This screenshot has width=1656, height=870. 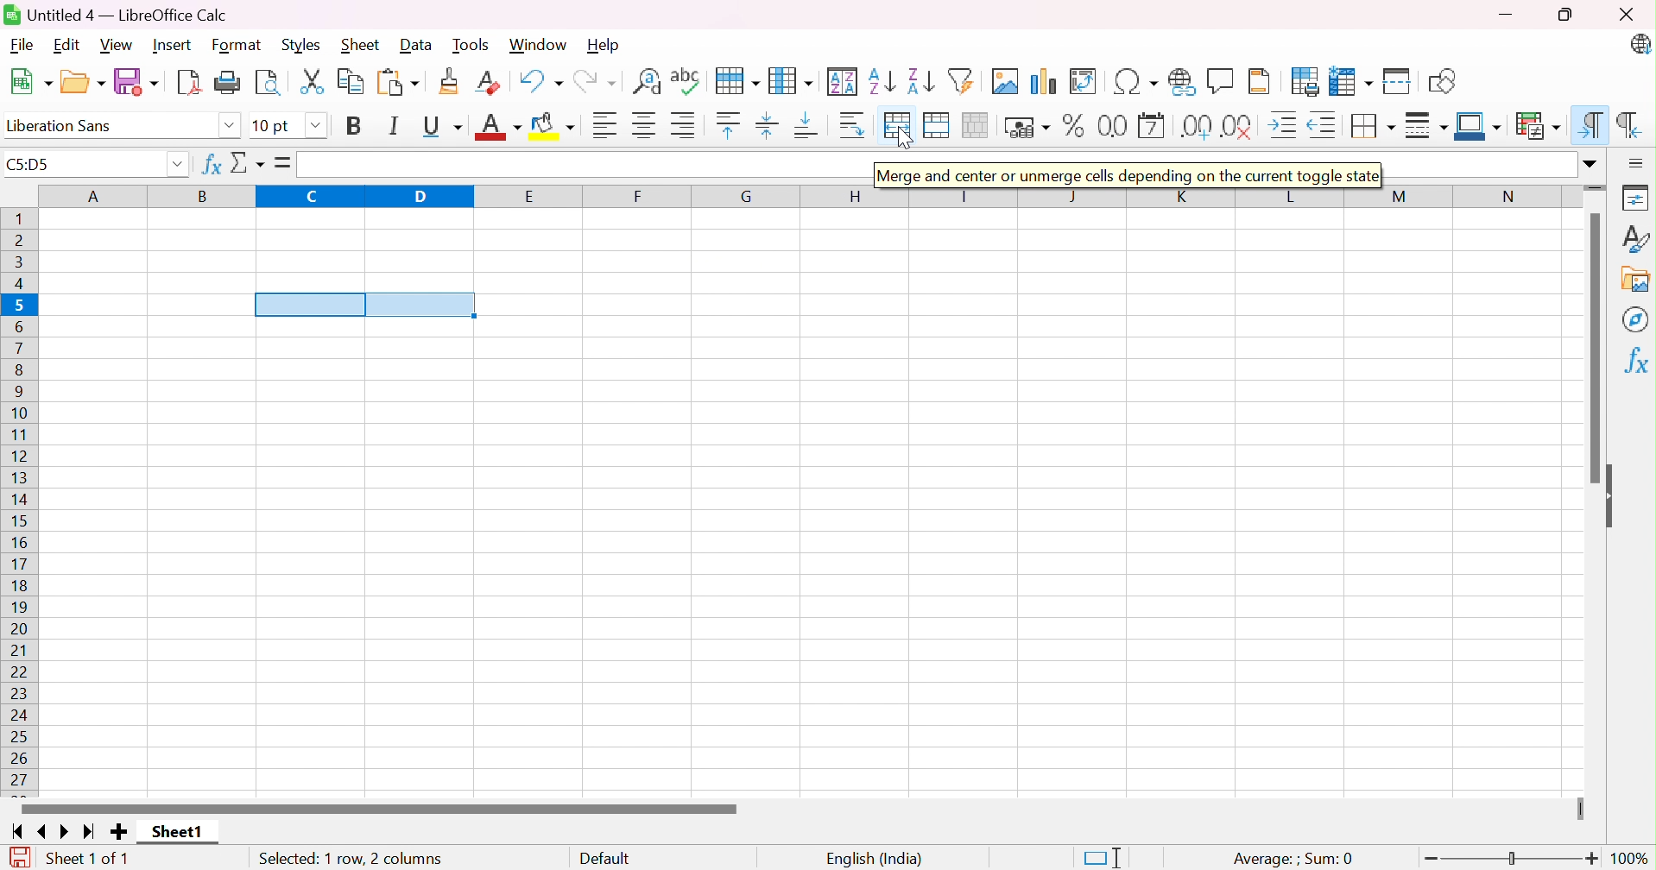 What do you see at coordinates (1179, 81) in the screenshot?
I see `Insert Hyperlink` at bounding box center [1179, 81].